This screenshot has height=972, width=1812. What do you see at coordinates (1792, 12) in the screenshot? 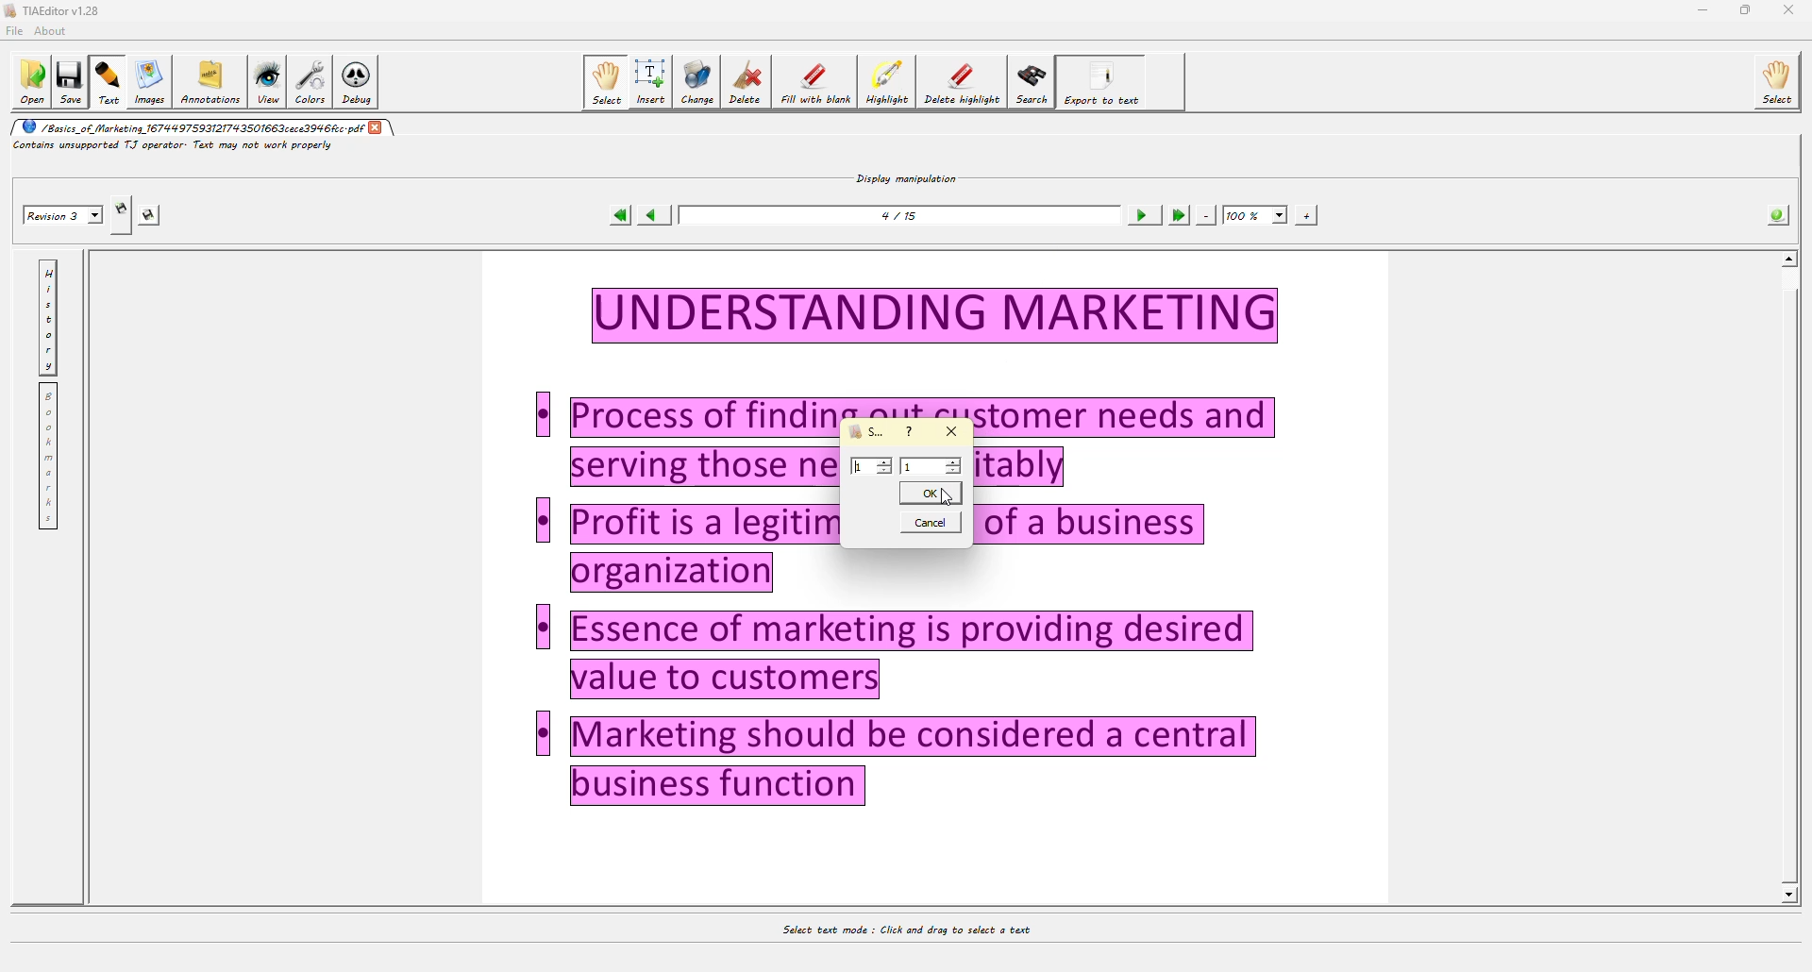
I see `close` at bounding box center [1792, 12].